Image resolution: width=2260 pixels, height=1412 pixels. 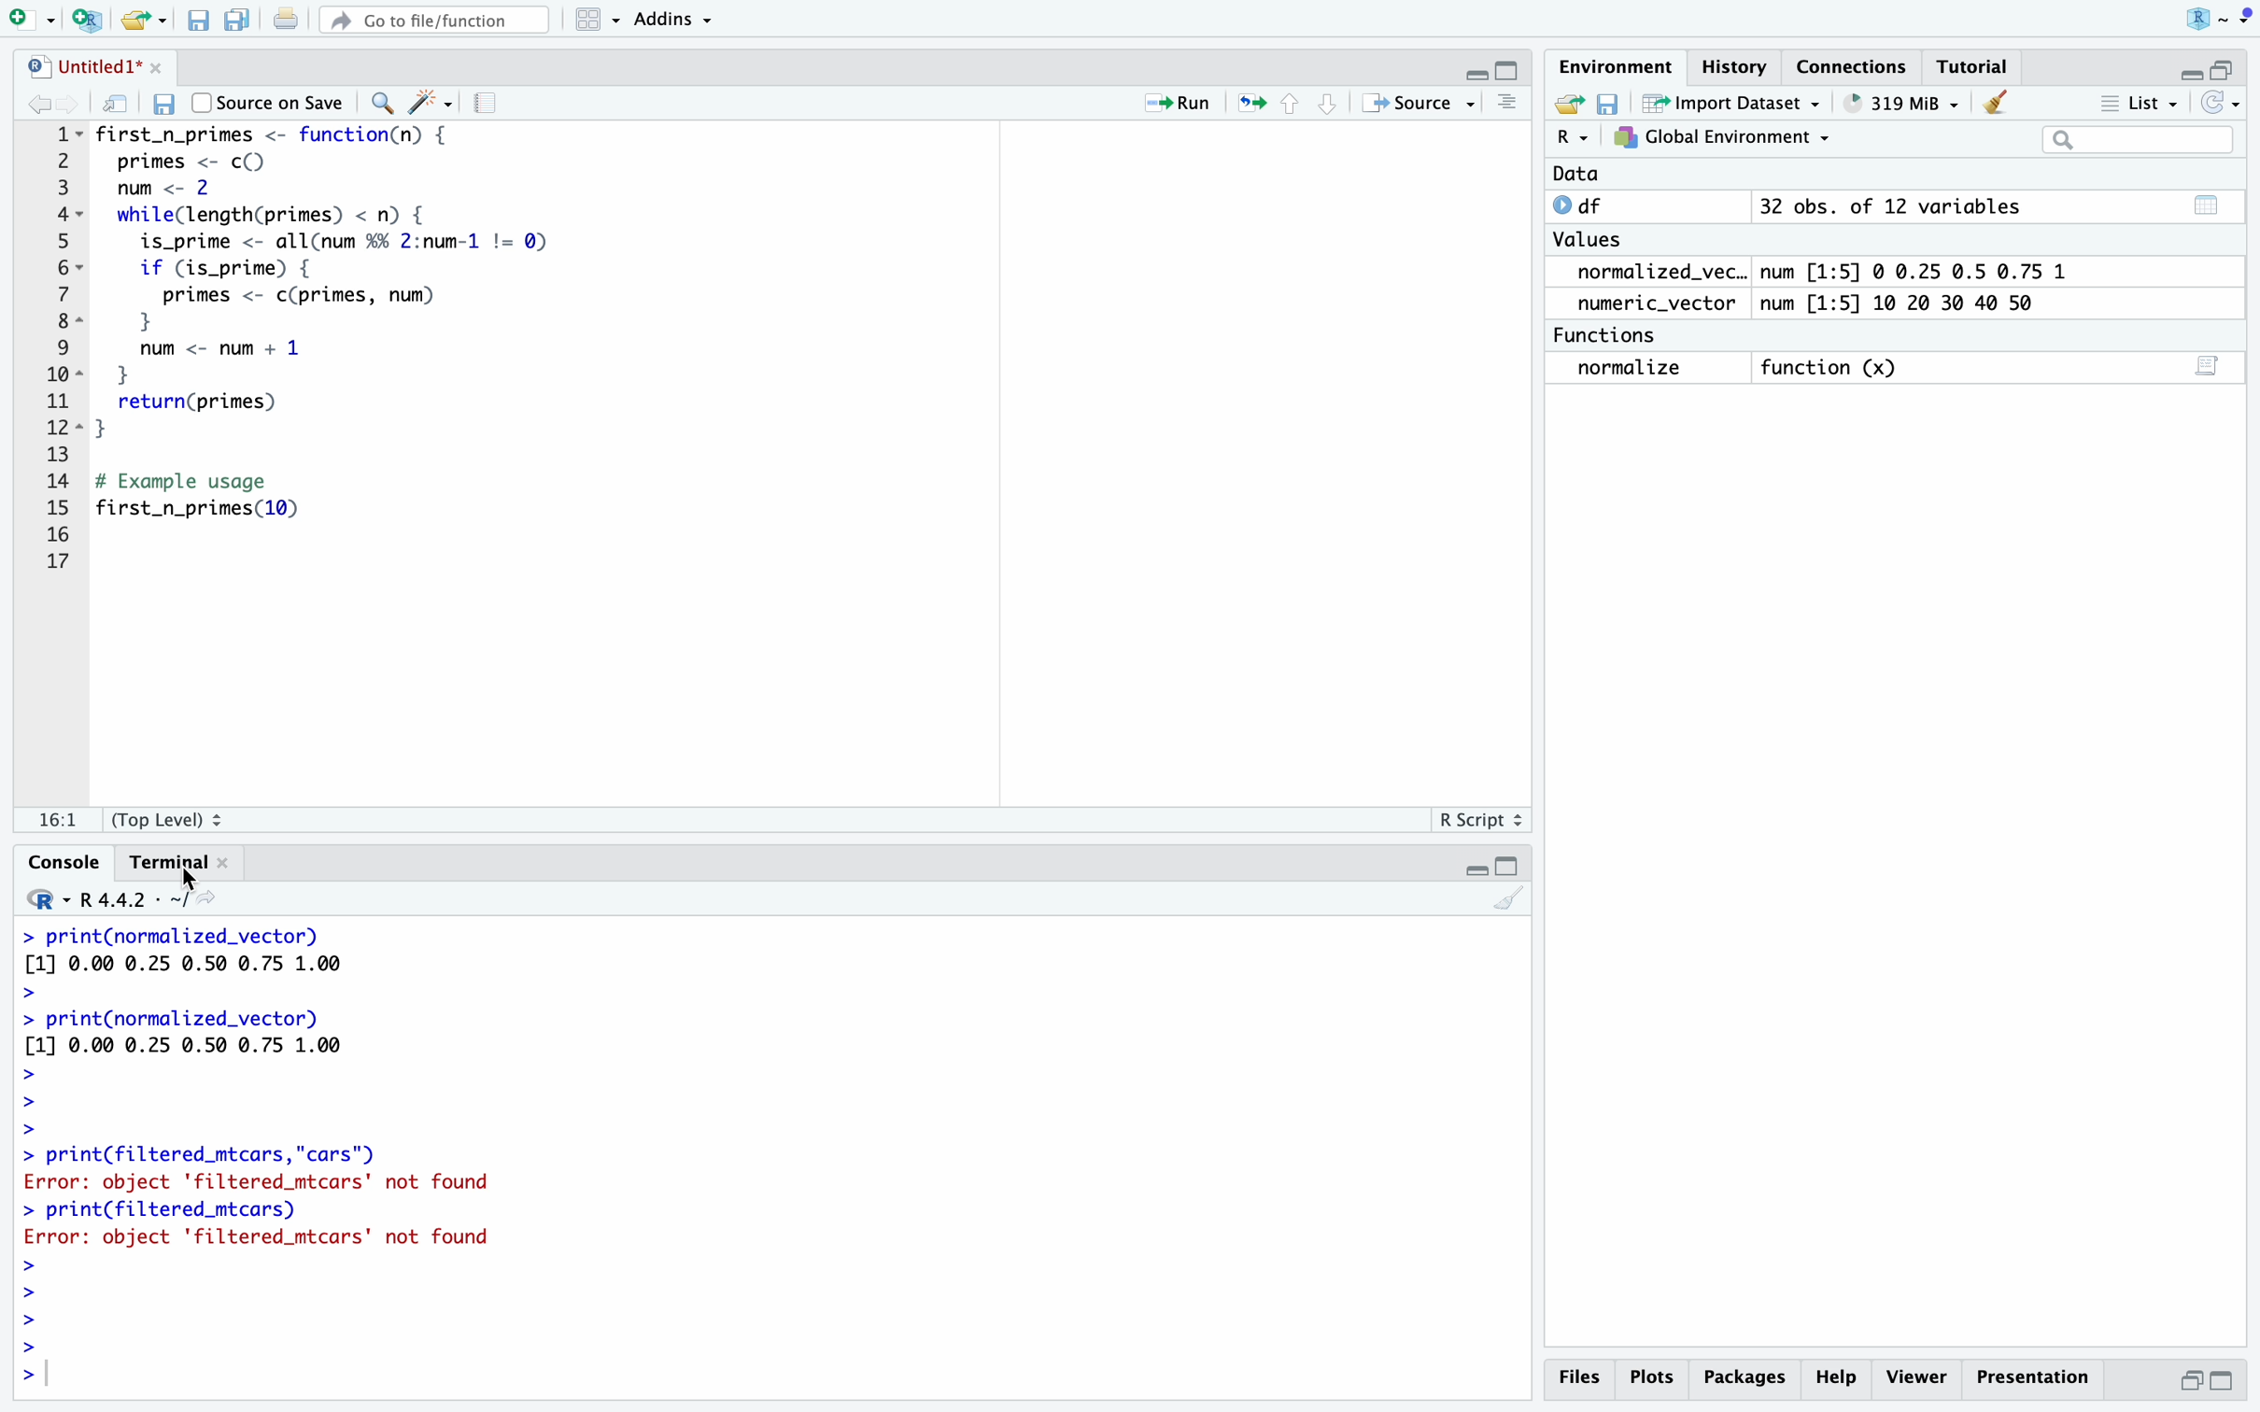 What do you see at coordinates (590, 17) in the screenshot?
I see `workspaces` at bounding box center [590, 17].